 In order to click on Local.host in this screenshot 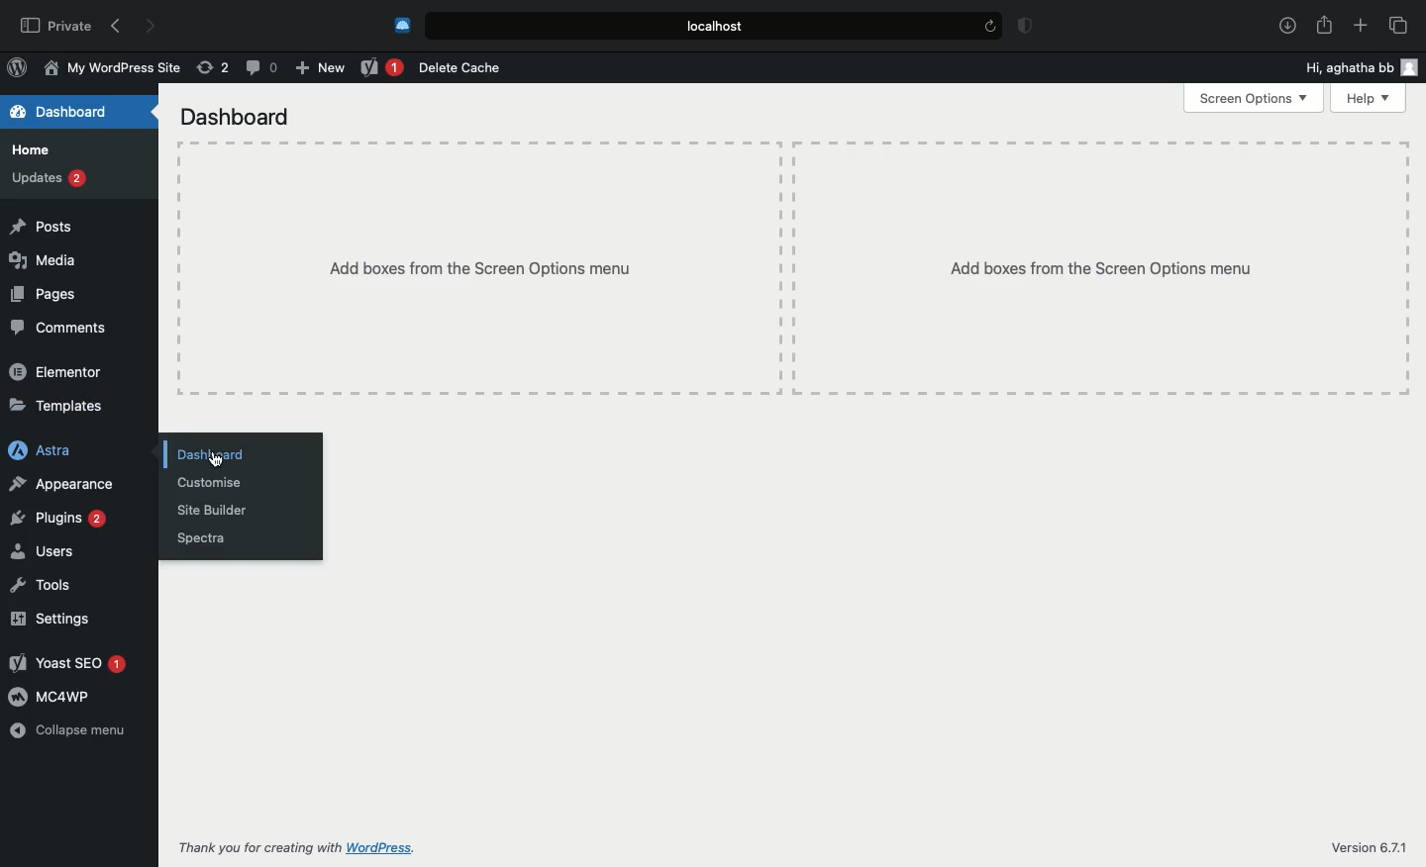, I will do `click(715, 25)`.